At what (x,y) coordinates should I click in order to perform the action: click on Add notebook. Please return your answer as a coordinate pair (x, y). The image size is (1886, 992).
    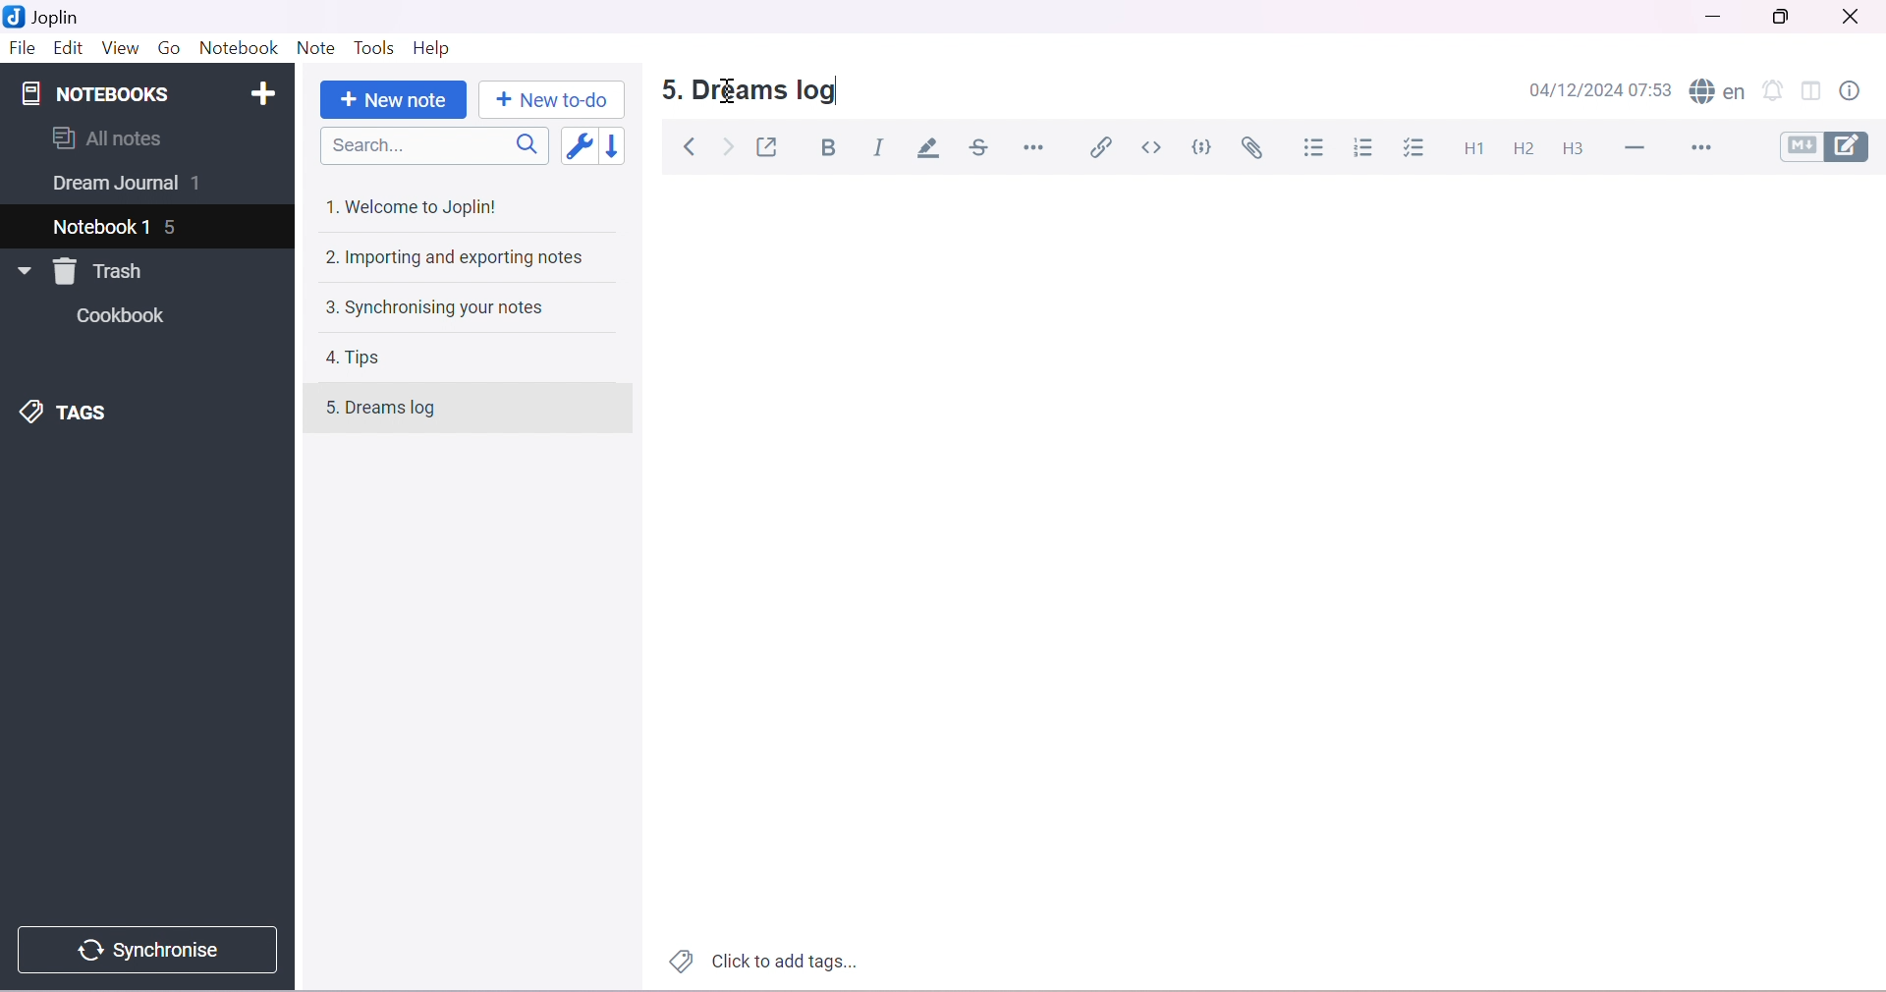
    Looking at the image, I should click on (268, 90).